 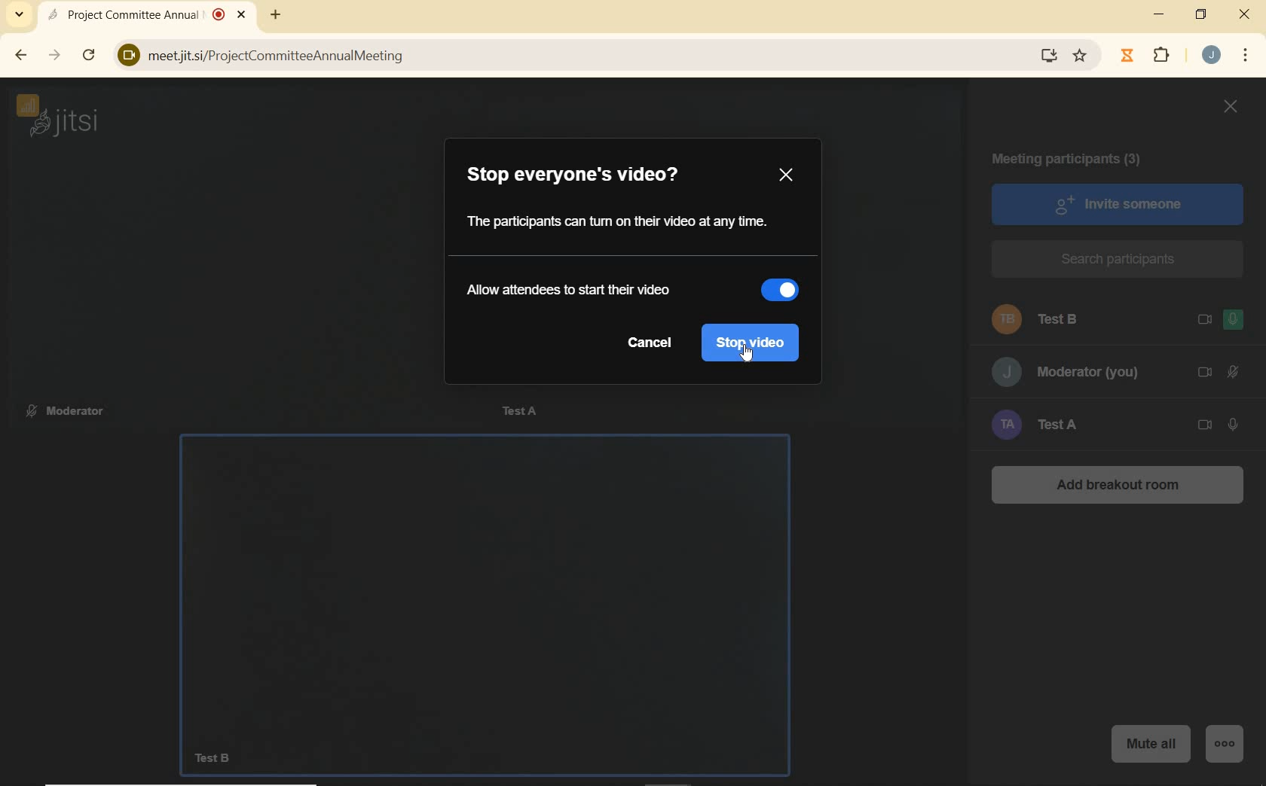 What do you see at coordinates (1159, 15) in the screenshot?
I see `MINIMIZE` at bounding box center [1159, 15].